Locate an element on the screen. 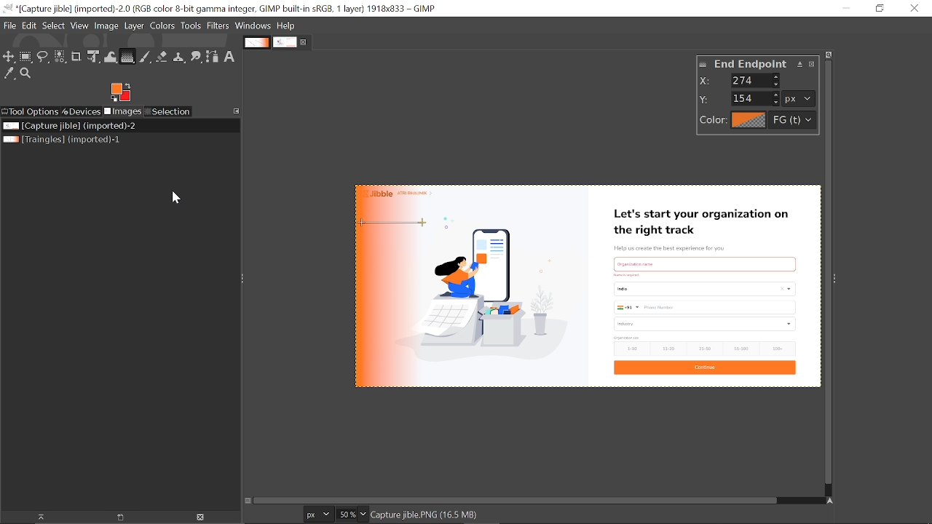 The image size is (932, 524). Current zoom is located at coordinates (345, 515).